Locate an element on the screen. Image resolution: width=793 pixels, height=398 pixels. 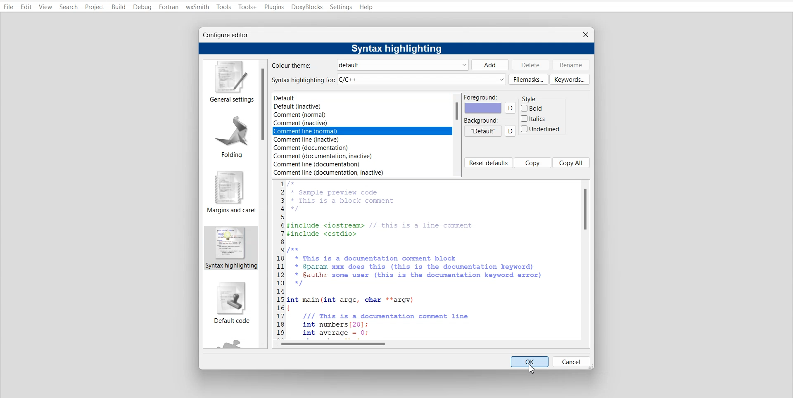
File  is located at coordinates (8, 7).